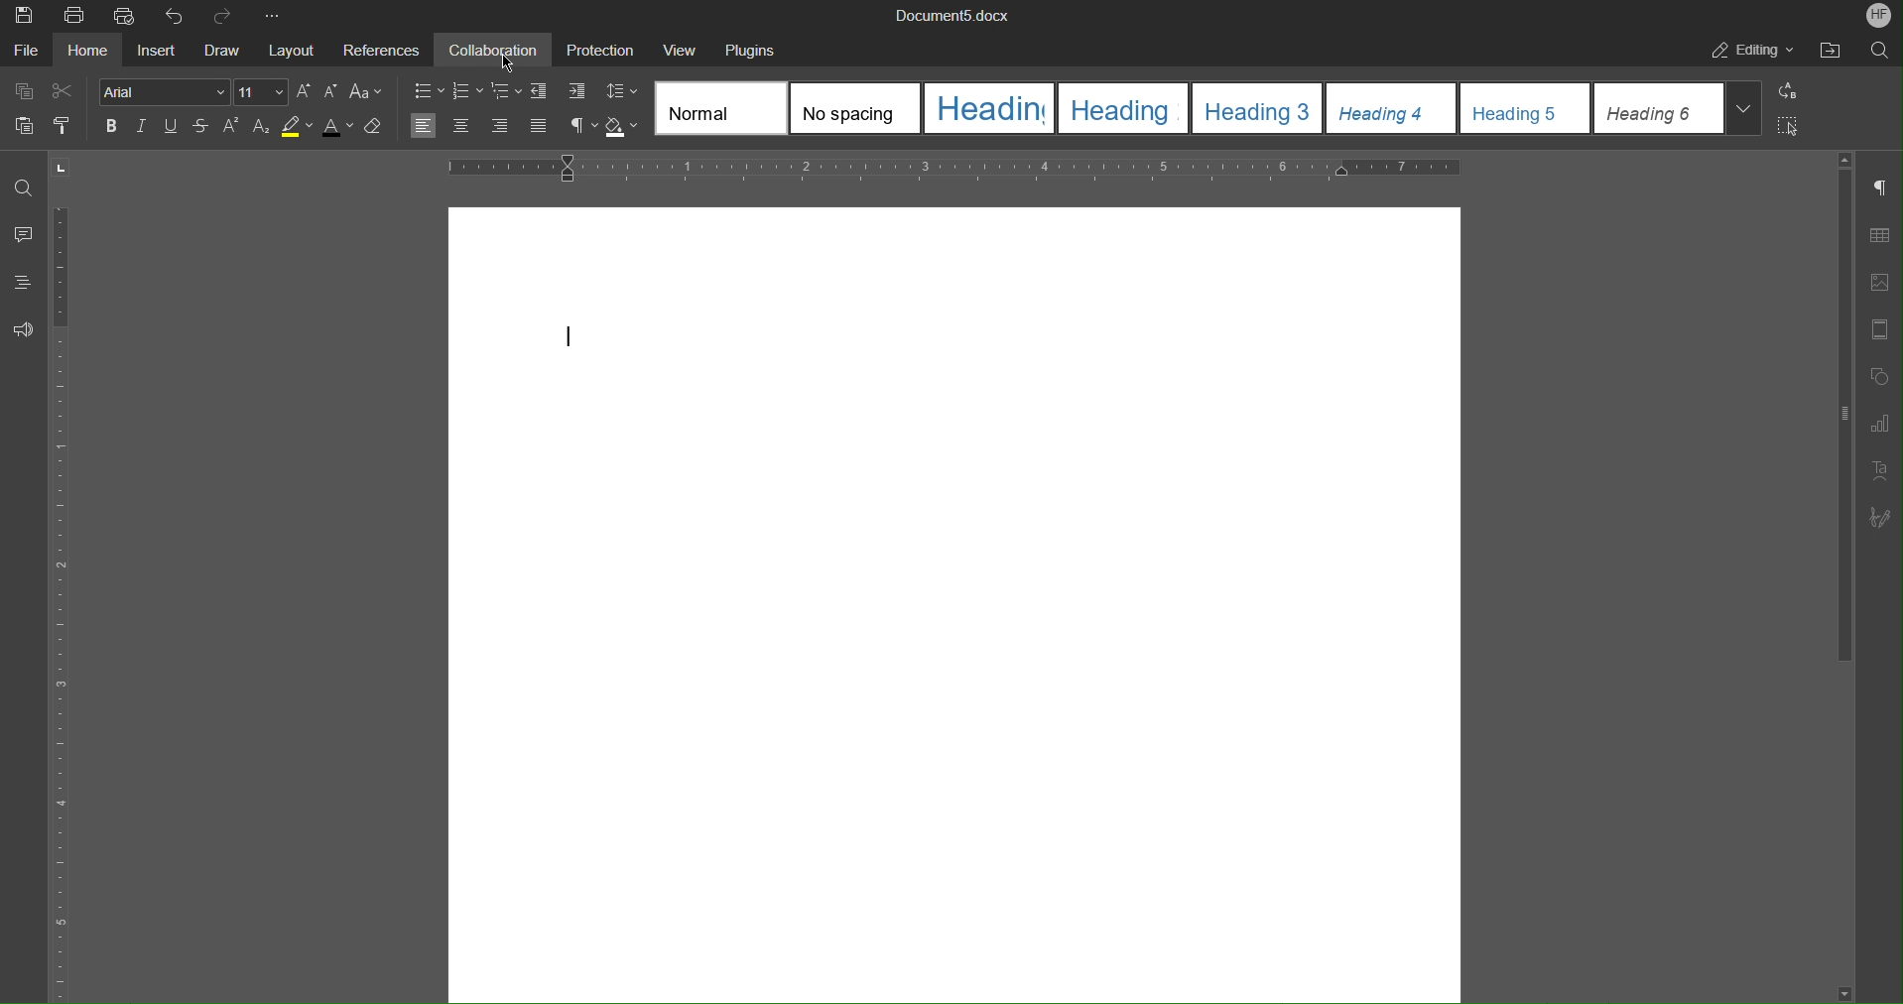  What do you see at coordinates (951, 17) in the screenshot?
I see `Document Title` at bounding box center [951, 17].